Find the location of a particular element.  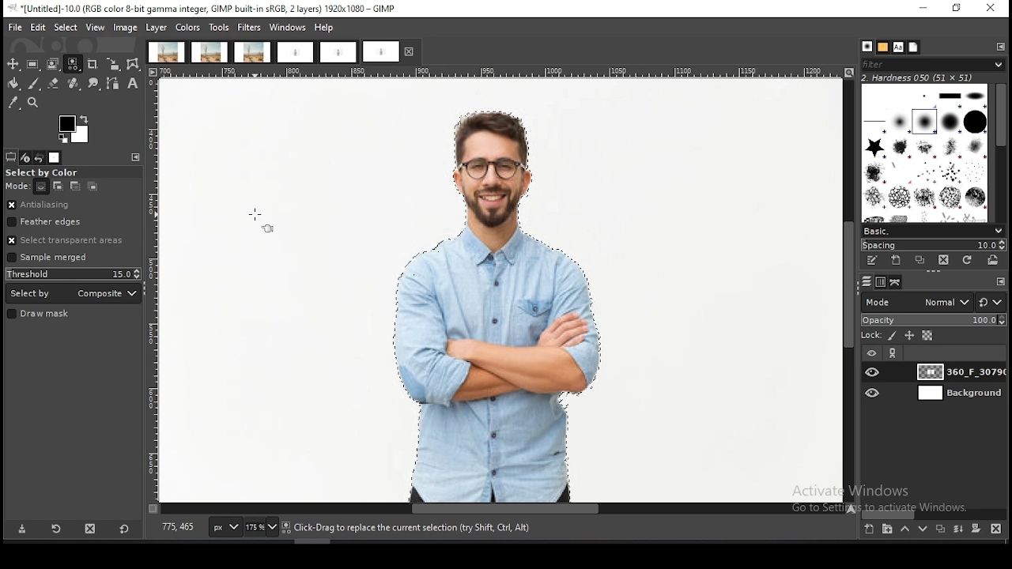

create a new brush is located at coordinates (897, 261).